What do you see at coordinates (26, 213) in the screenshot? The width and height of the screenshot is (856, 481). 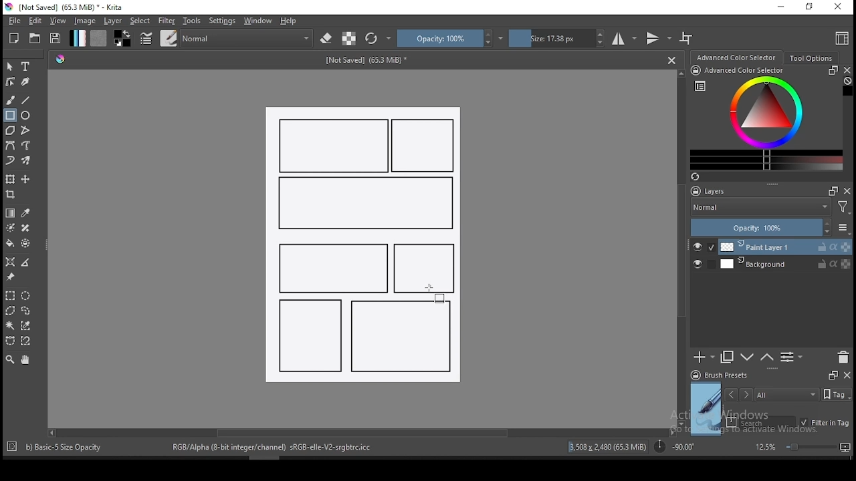 I see `pick a color from image and current layer` at bounding box center [26, 213].